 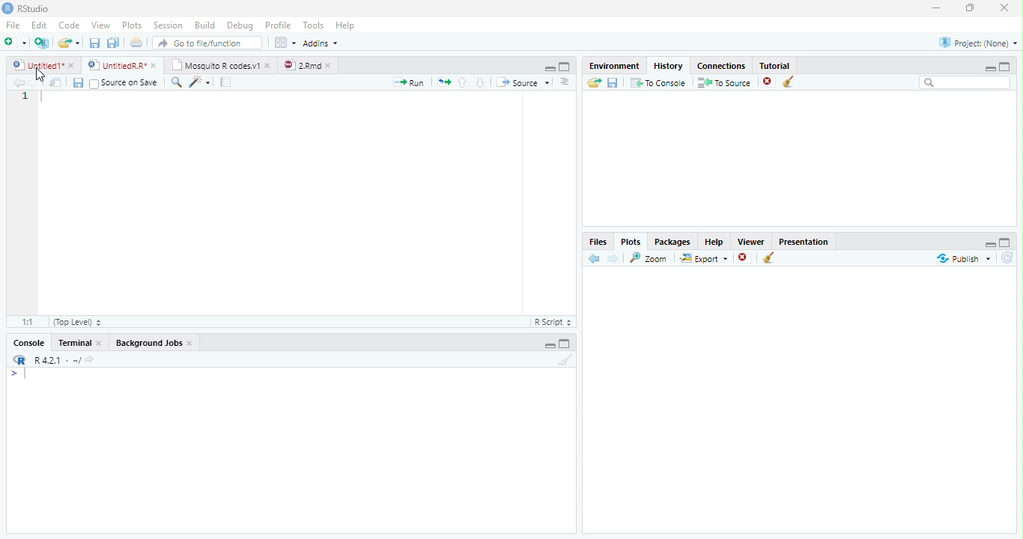 I want to click on Compile Report, so click(x=227, y=82).